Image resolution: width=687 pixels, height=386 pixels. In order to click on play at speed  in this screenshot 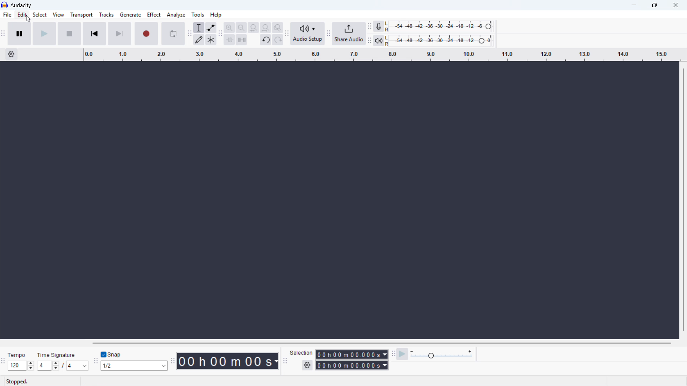, I will do `click(402, 354)`.